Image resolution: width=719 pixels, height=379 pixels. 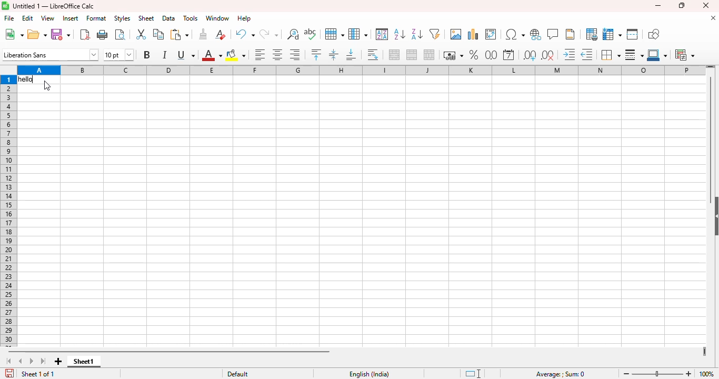 I want to click on insert special characters, so click(x=515, y=34).